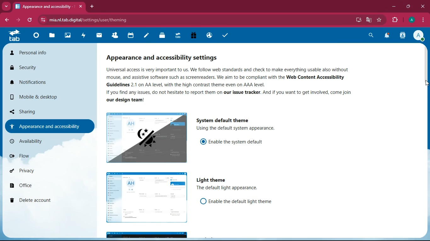  I want to click on mail, so click(99, 36).